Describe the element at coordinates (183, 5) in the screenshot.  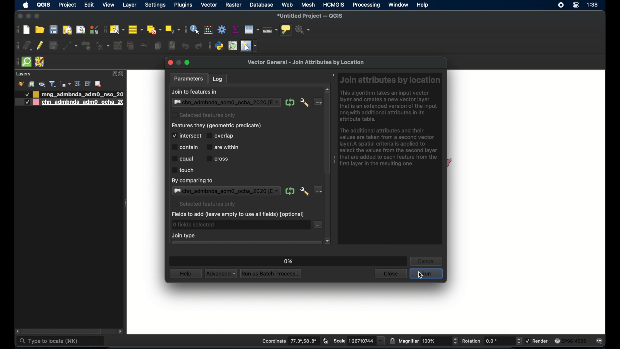
I see `plugins` at that location.